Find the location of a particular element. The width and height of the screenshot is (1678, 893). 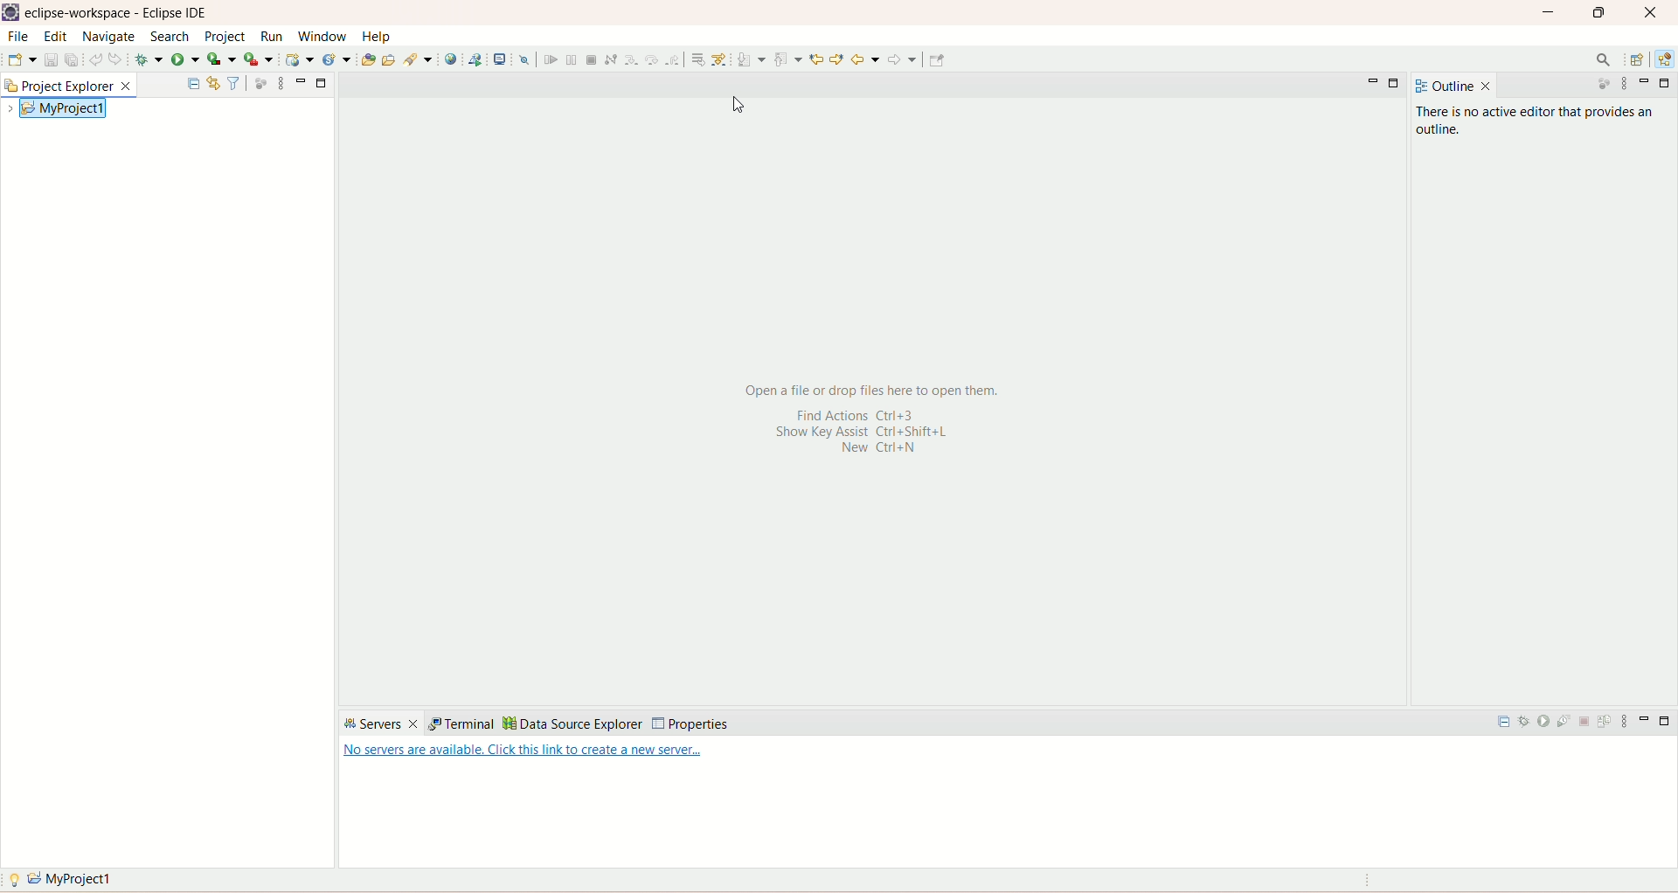

previous annotation is located at coordinates (787, 59).